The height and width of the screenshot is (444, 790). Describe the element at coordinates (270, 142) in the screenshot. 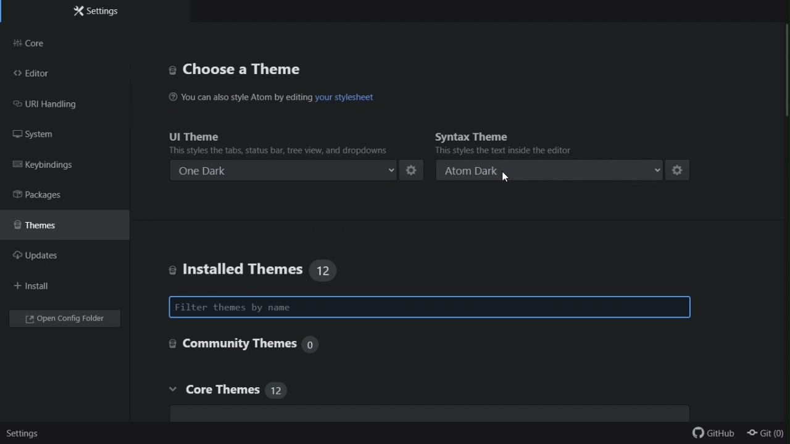

I see `You I theme` at that location.